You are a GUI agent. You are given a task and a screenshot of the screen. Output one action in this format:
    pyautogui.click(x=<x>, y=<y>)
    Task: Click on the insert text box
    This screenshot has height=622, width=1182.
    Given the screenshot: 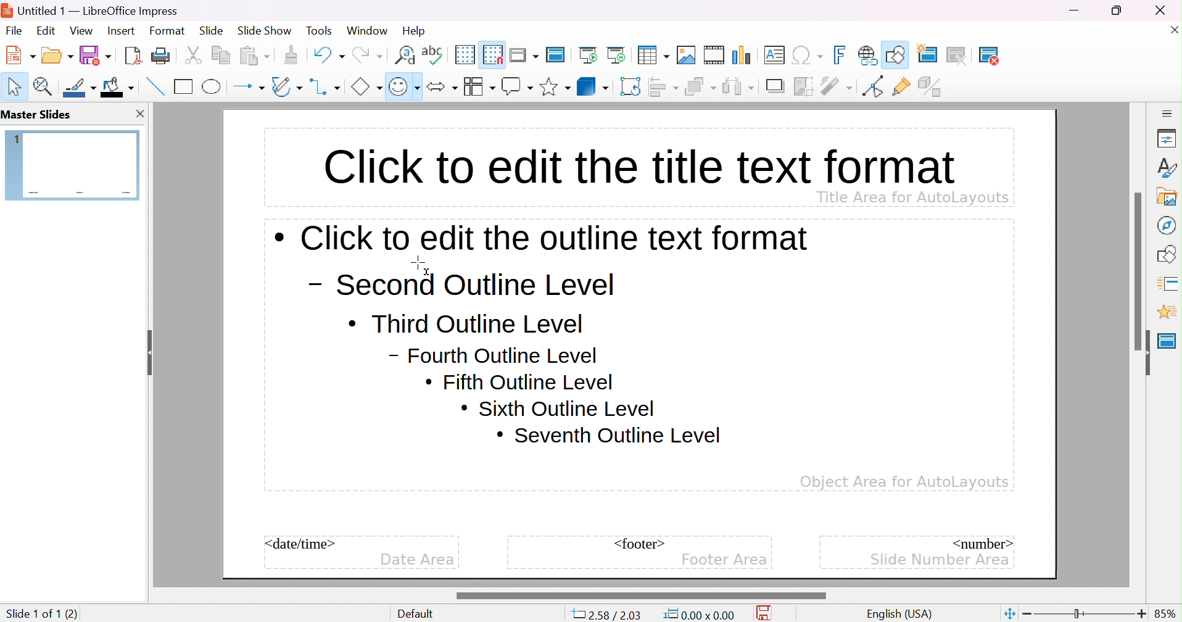 What is the action you would take?
    pyautogui.click(x=774, y=54)
    